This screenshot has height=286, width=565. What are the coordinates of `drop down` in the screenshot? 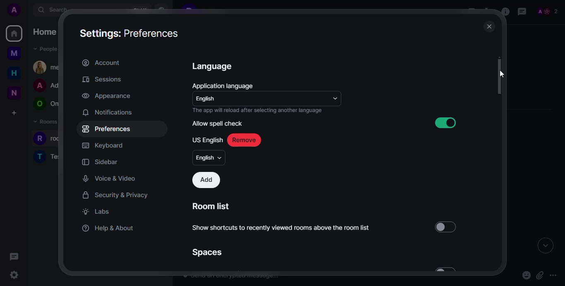 It's located at (335, 98).